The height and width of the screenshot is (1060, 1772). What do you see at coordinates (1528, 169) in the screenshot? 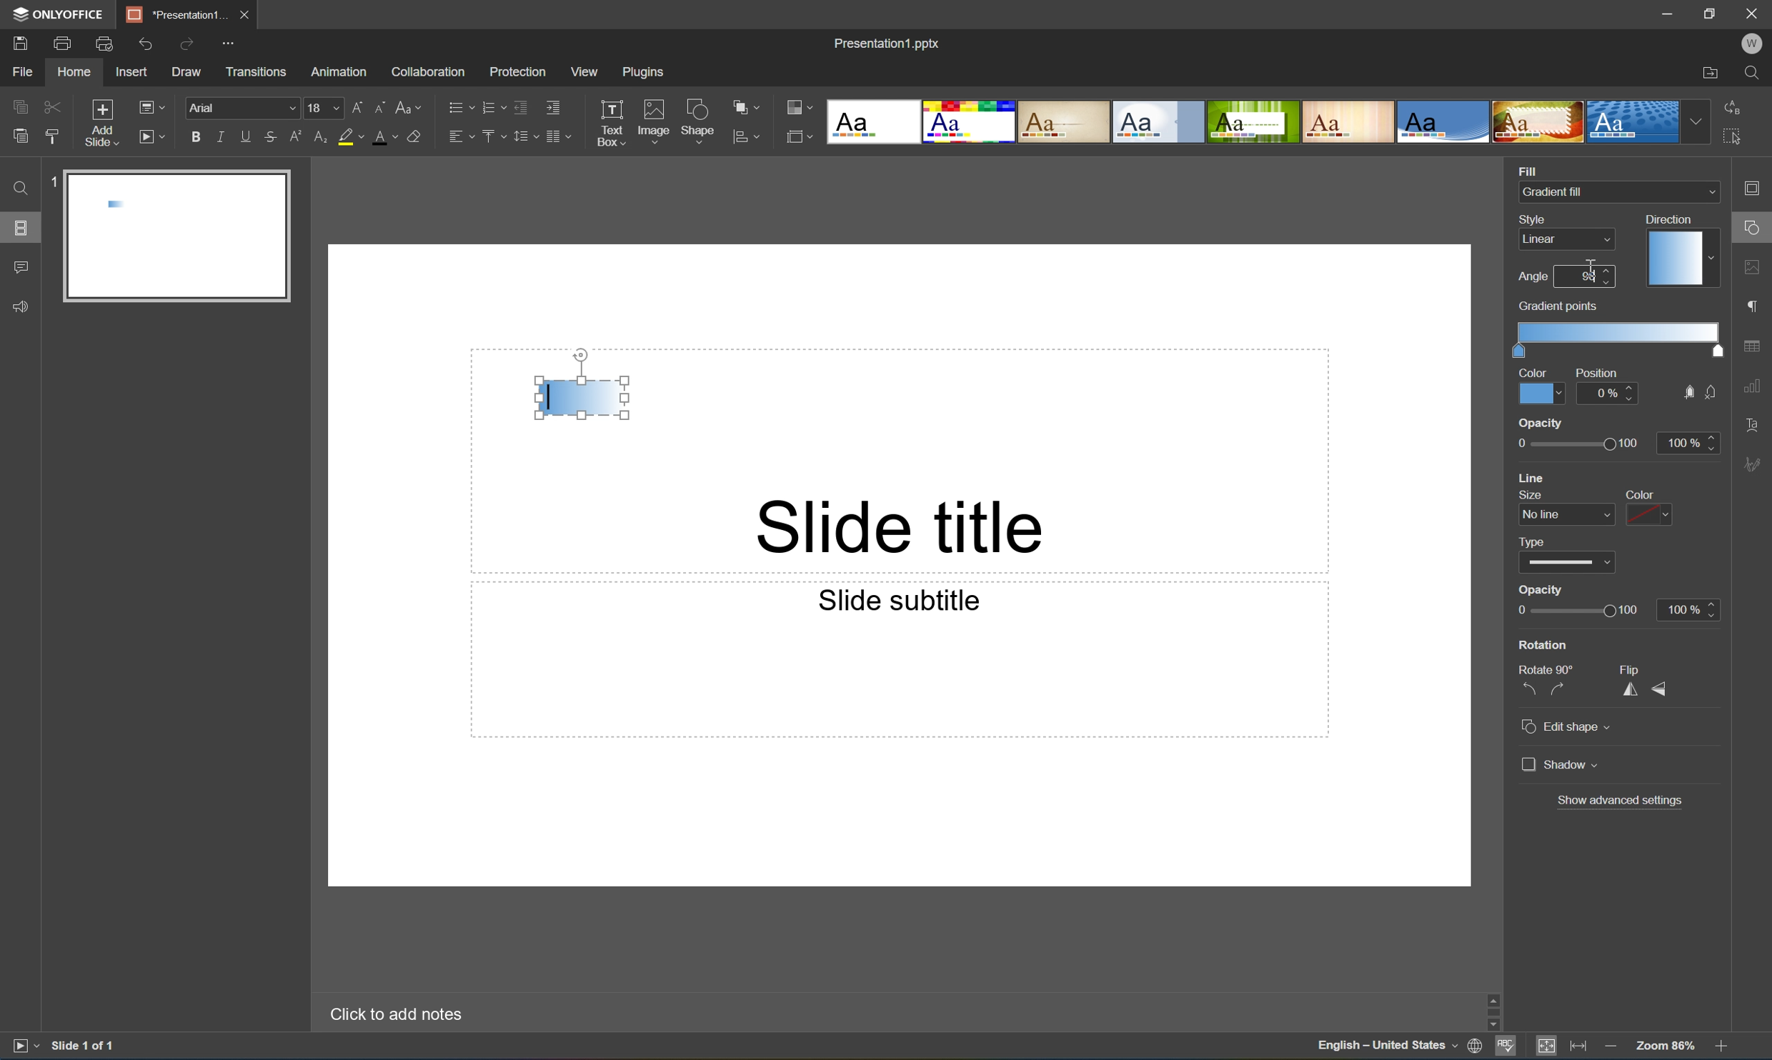
I see `Fill` at bounding box center [1528, 169].